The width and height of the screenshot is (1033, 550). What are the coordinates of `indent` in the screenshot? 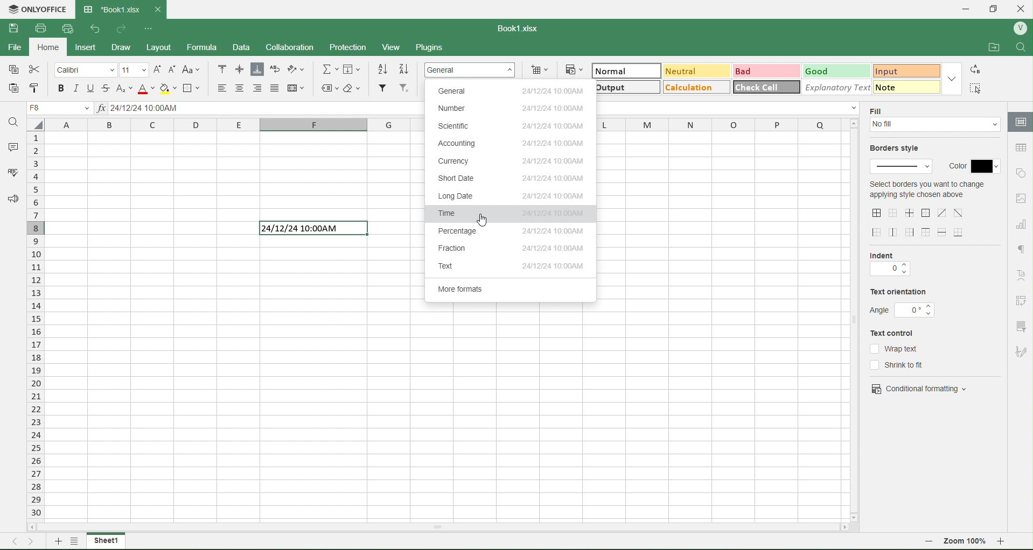 It's located at (889, 270).